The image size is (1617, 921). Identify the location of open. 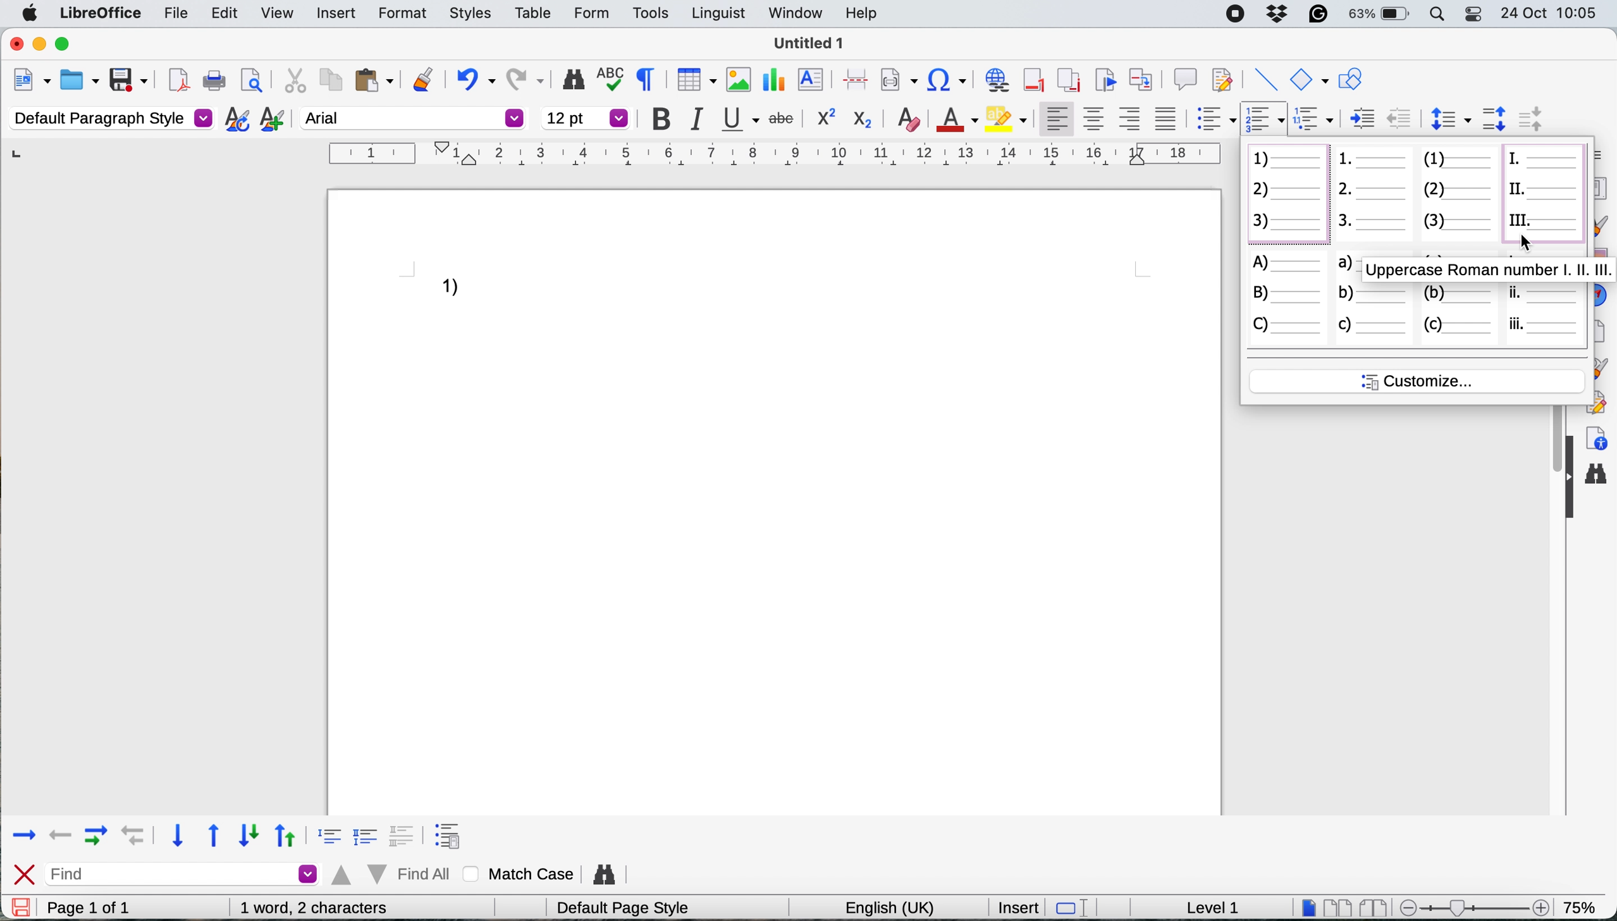
(80, 82).